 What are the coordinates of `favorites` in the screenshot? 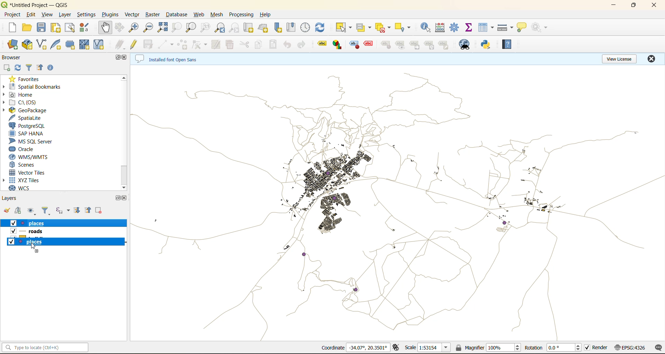 It's located at (27, 78).